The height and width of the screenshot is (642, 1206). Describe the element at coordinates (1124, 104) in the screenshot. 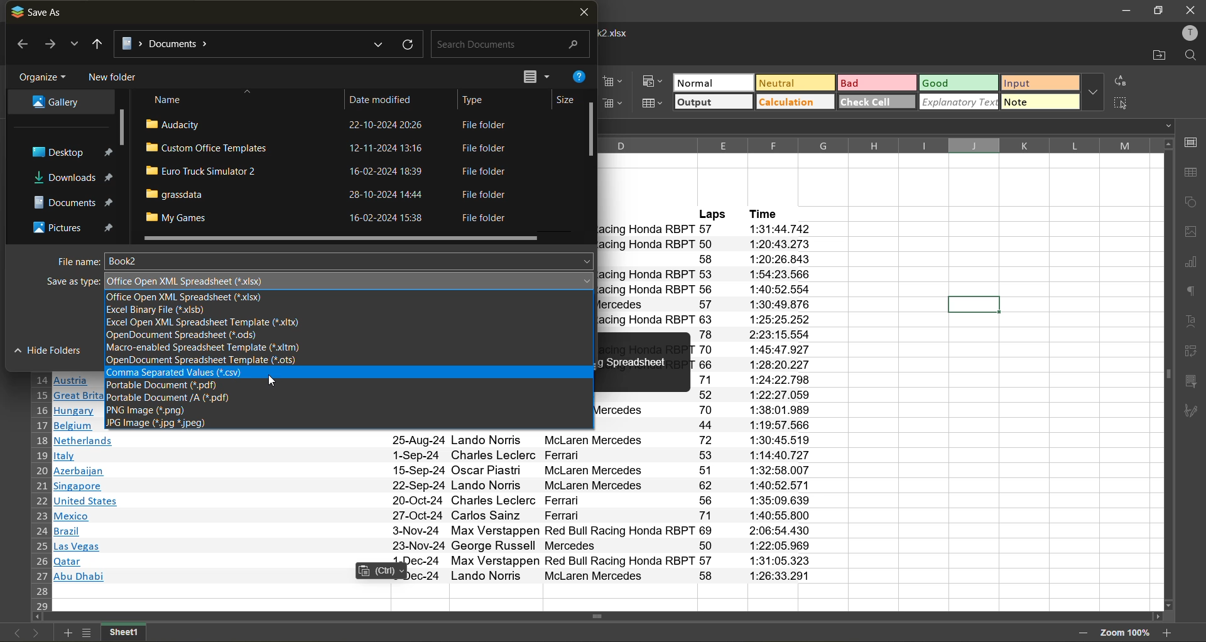

I see `select all` at that location.